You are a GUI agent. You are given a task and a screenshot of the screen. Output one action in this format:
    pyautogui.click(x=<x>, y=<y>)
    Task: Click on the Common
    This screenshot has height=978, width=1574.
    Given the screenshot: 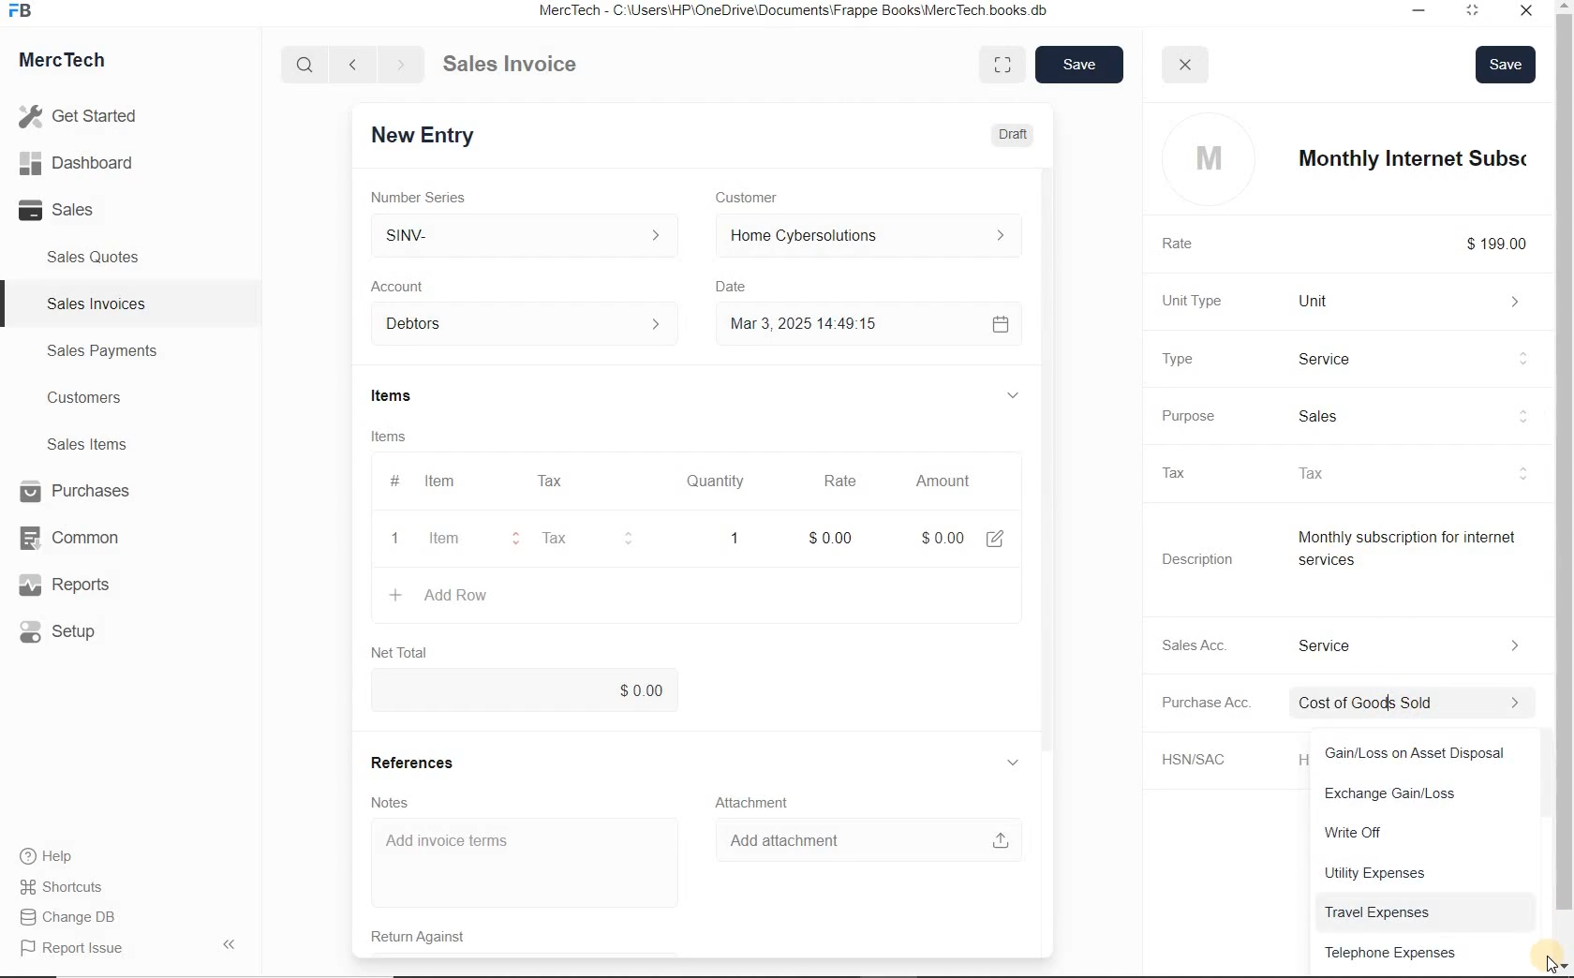 What is the action you would take?
    pyautogui.click(x=78, y=537)
    